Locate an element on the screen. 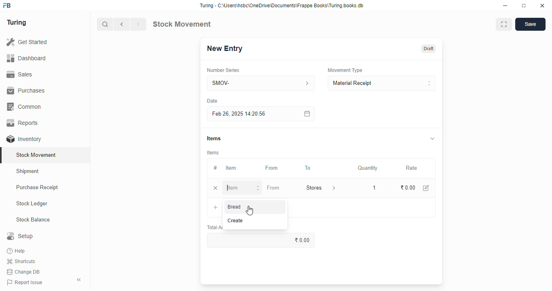 The width and height of the screenshot is (552, 291). from is located at coordinates (272, 168).